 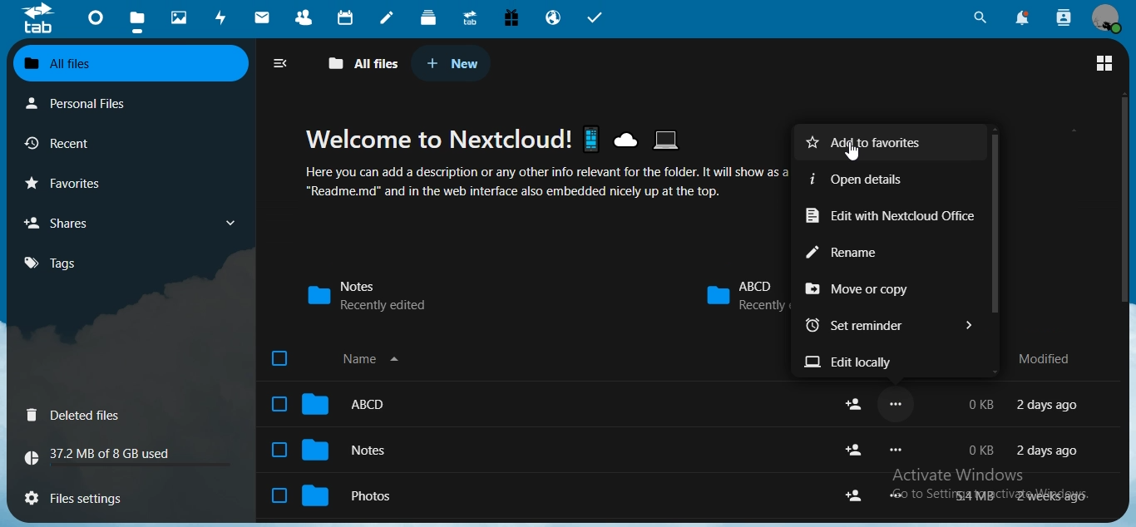 What do you see at coordinates (862, 290) in the screenshot?
I see `move or copy` at bounding box center [862, 290].